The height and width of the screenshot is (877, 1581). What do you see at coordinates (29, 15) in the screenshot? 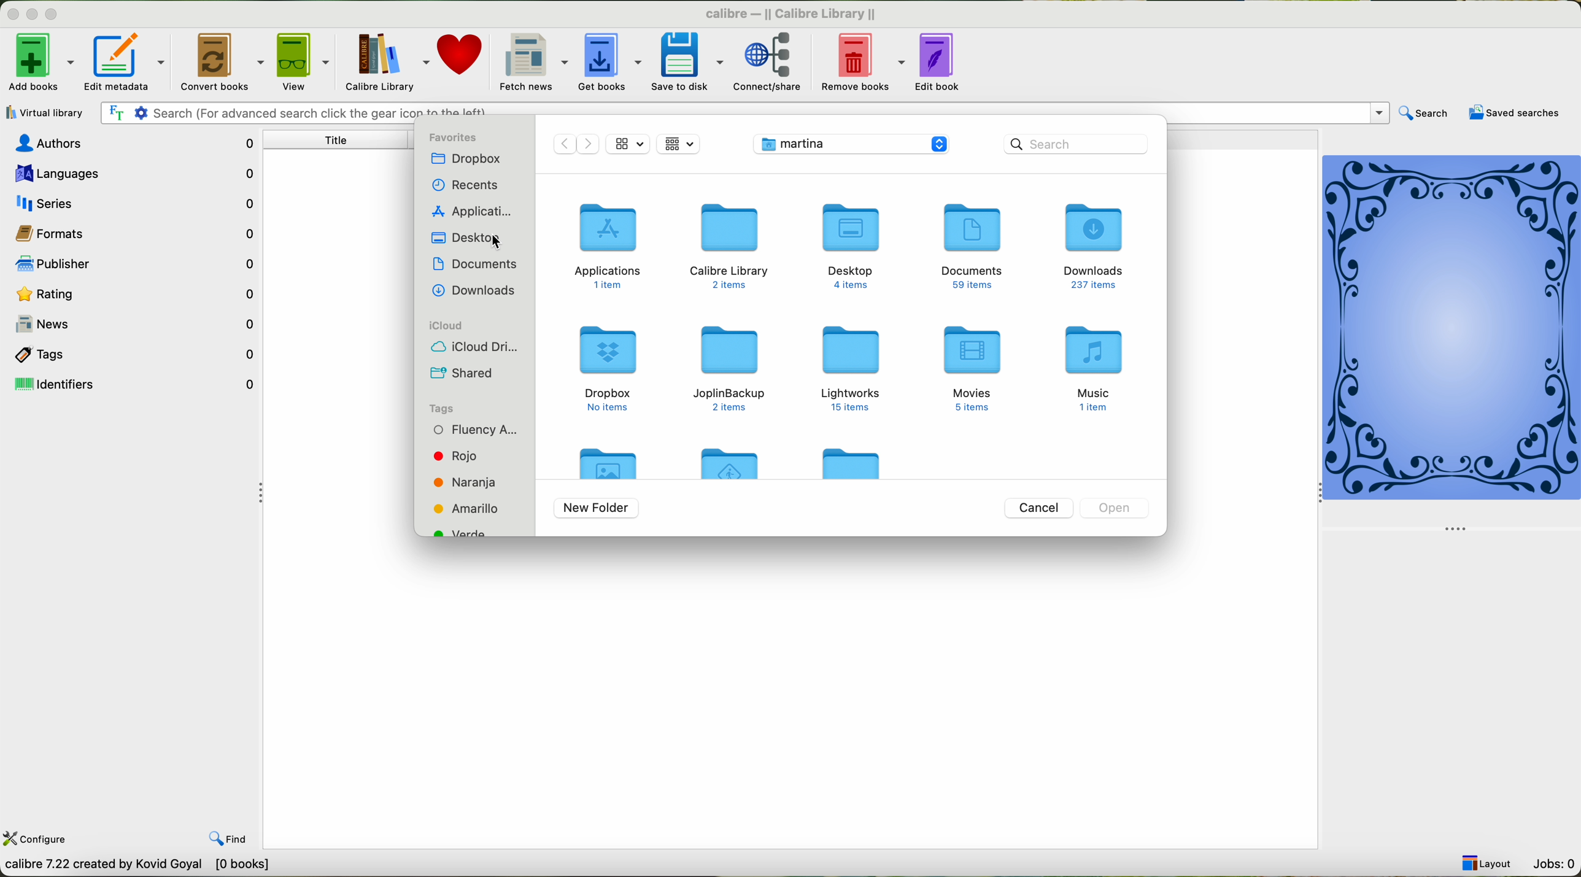
I see `minimize` at bounding box center [29, 15].